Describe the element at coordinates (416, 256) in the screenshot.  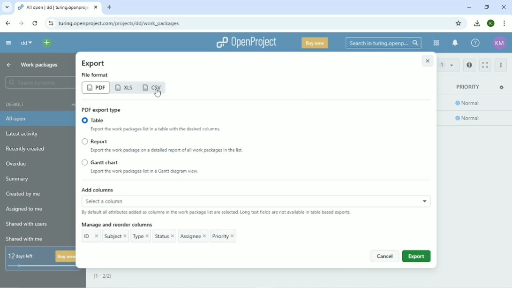
I see `Export` at that location.